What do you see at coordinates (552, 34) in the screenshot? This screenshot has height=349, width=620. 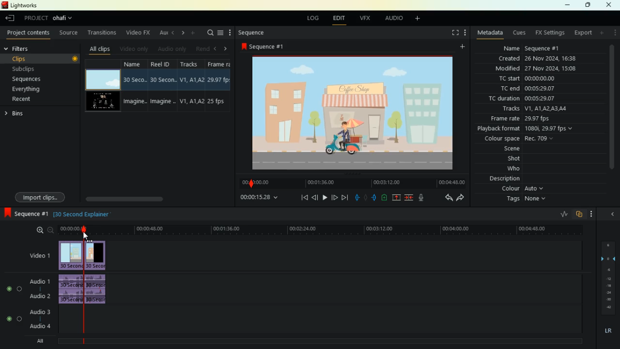 I see `fx setting` at bounding box center [552, 34].